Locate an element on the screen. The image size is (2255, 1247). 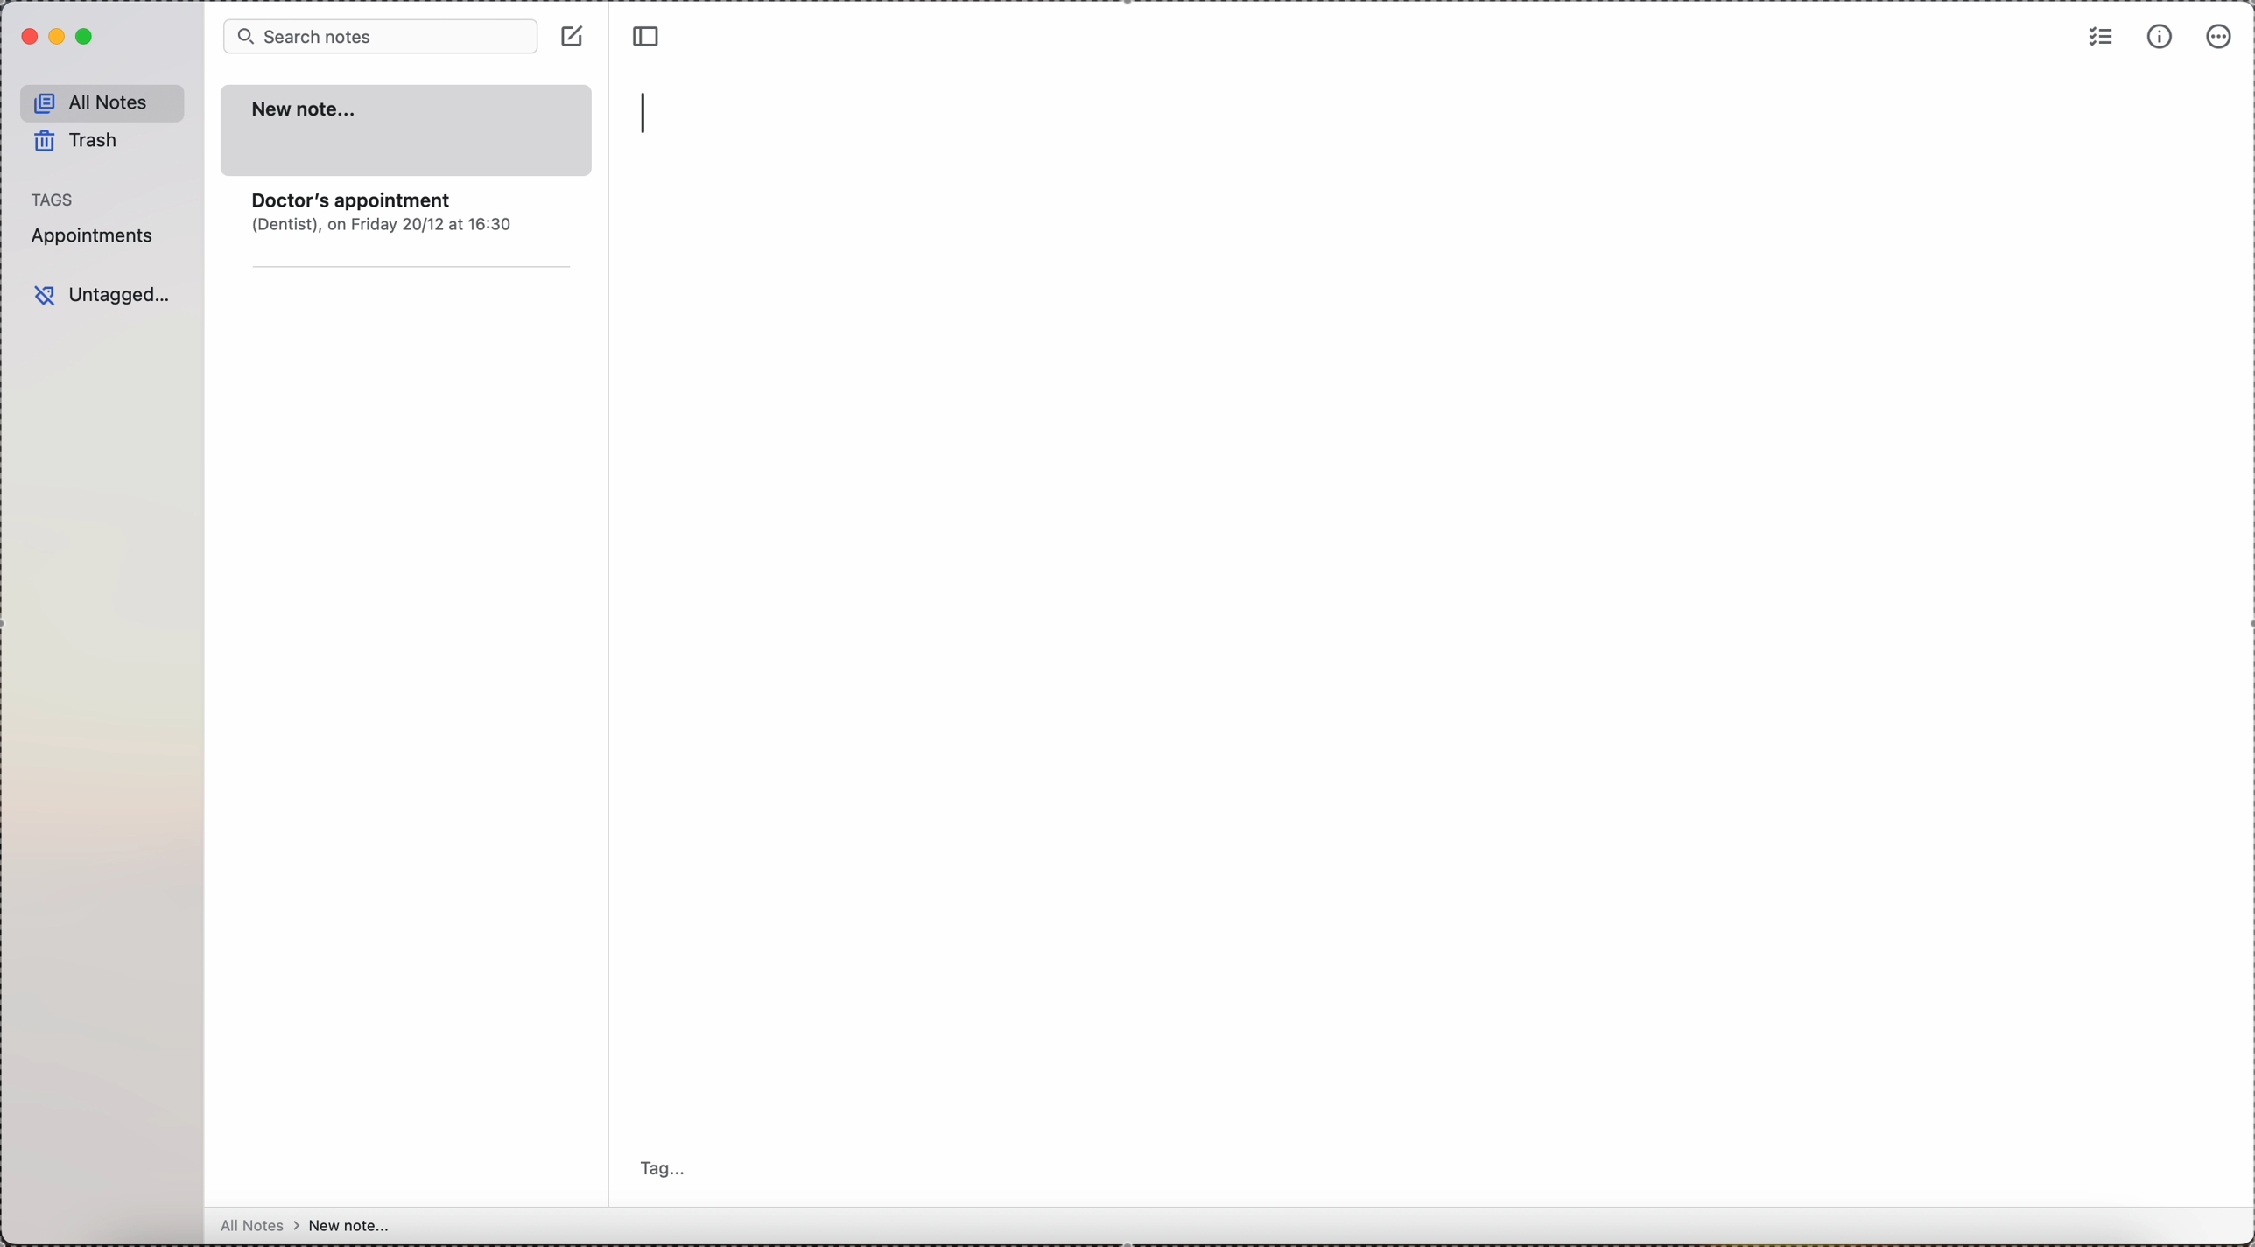
toggle sidebar is located at coordinates (644, 34).